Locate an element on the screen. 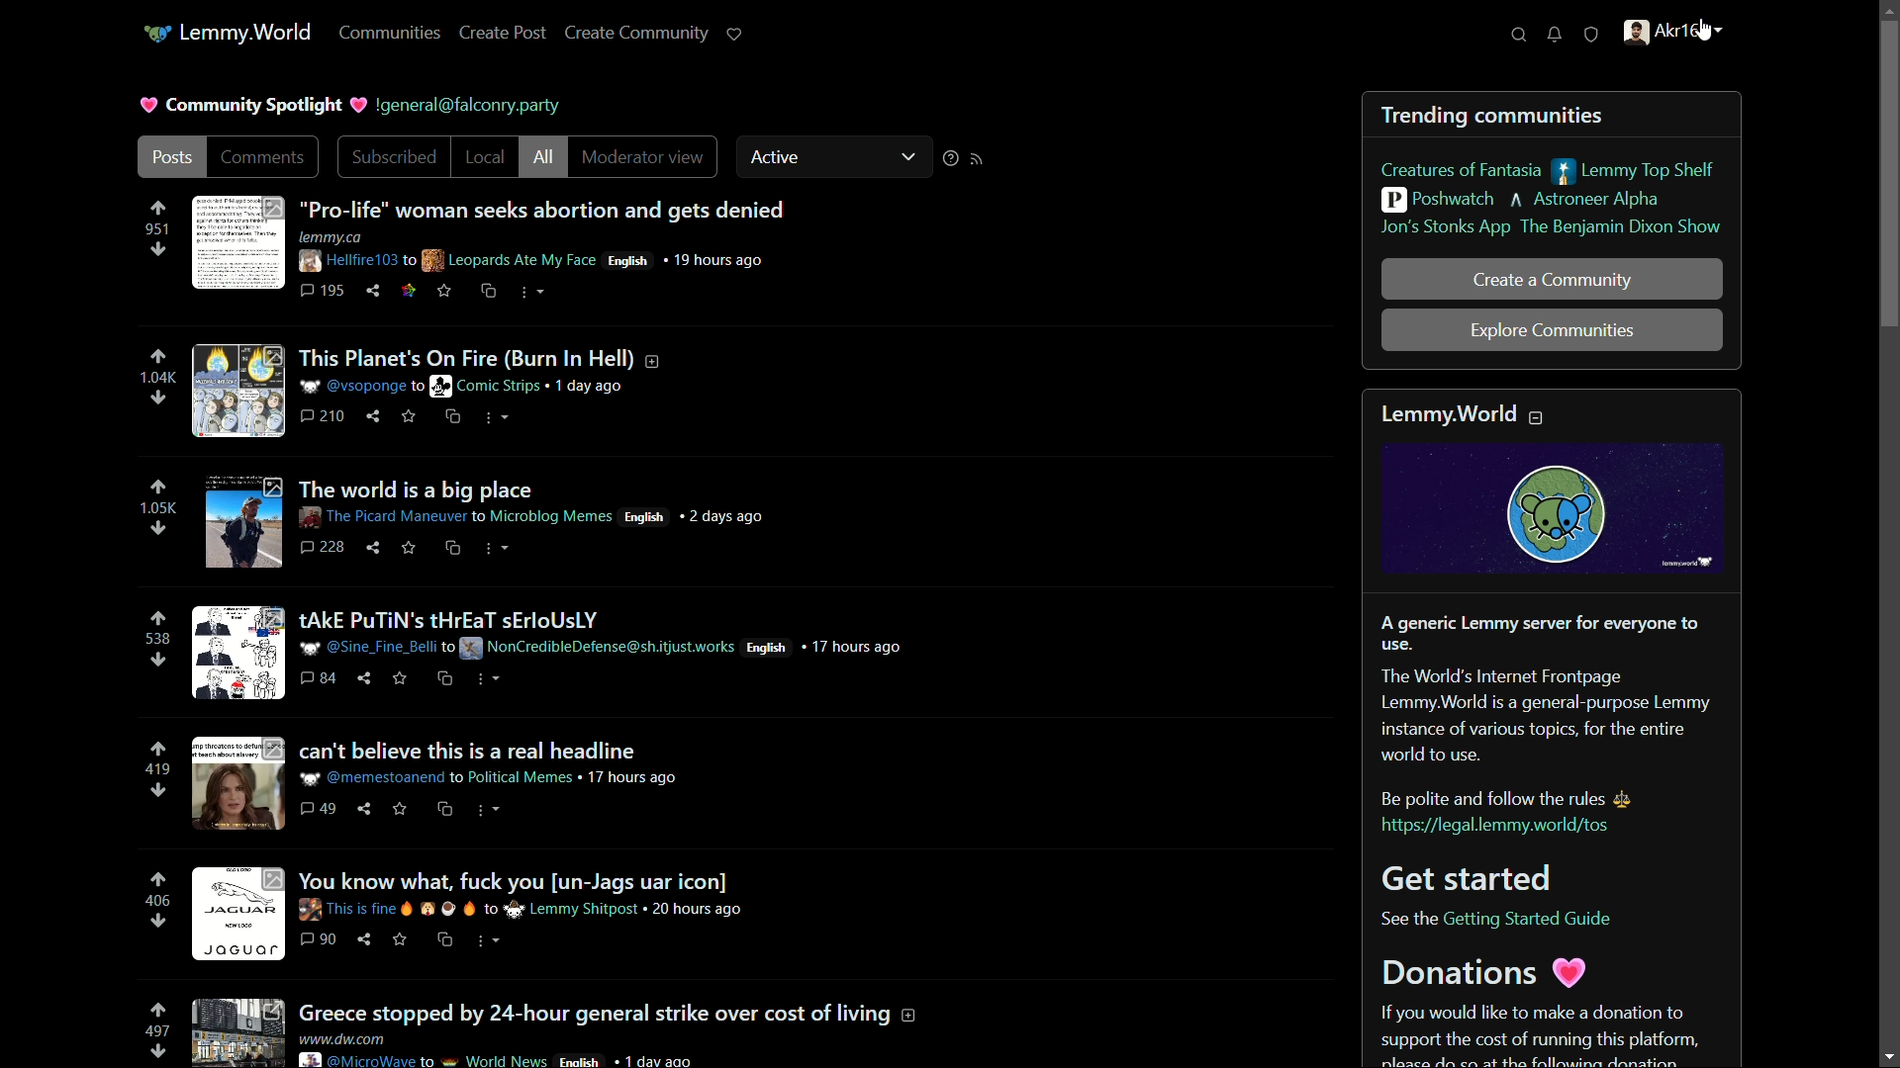  post-2 is located at coordinates (427, 387).